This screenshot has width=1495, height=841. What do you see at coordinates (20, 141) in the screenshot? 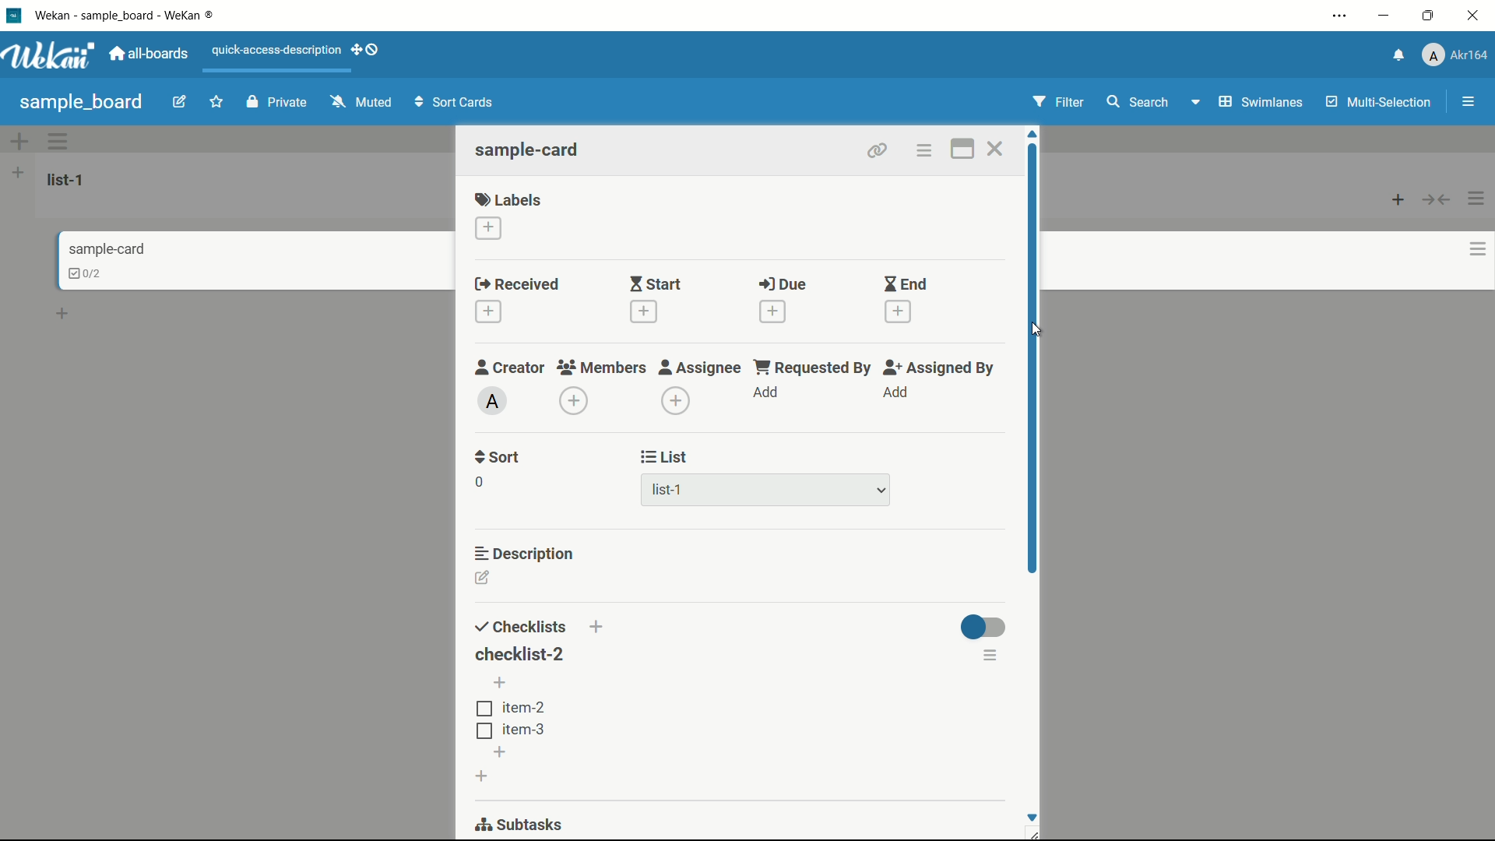
I see `add swimlane` at bounding box center [20, 141].